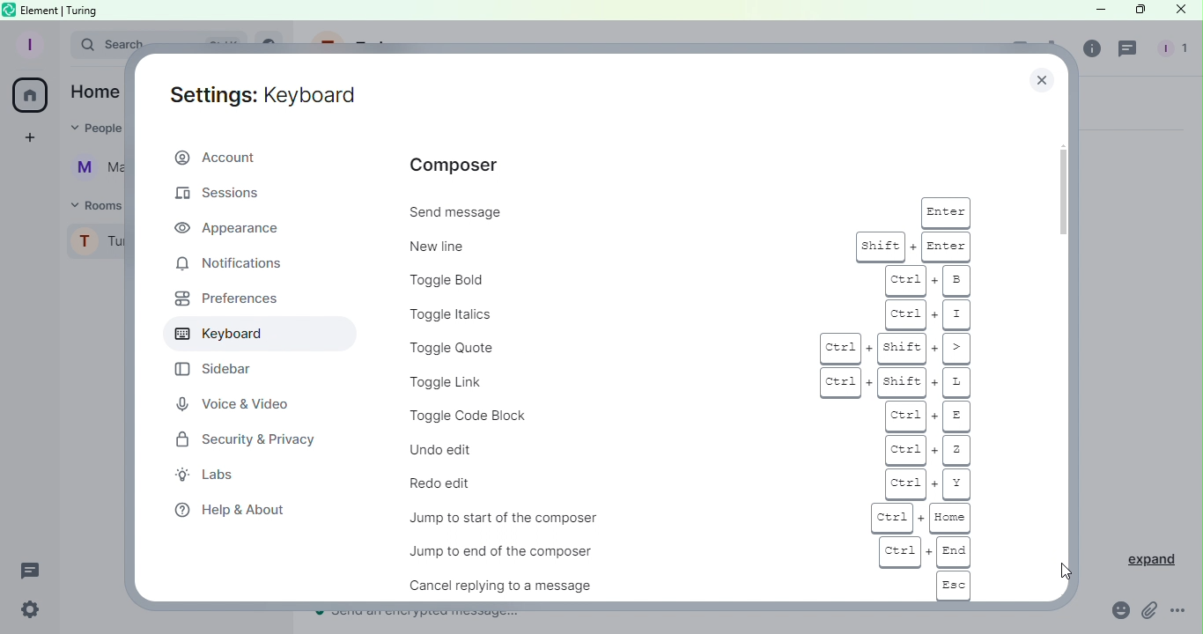 The height and width of the screenshot is (634, 1203). Describe the element at coordinates (899, 381) in the screenshot. I see `ctrl + shift + L` at that location.